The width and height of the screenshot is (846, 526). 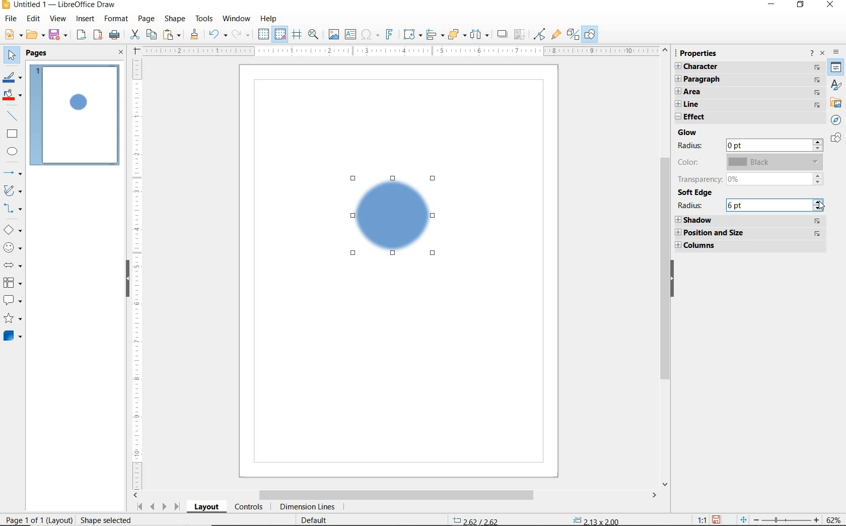 I want to click on hide, so click(x=122, y=280).